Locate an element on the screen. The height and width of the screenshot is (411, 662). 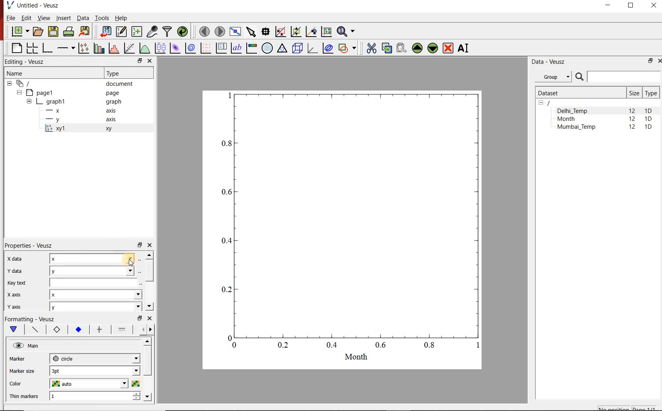
move to the previous page is located at coordinates (204, 31).